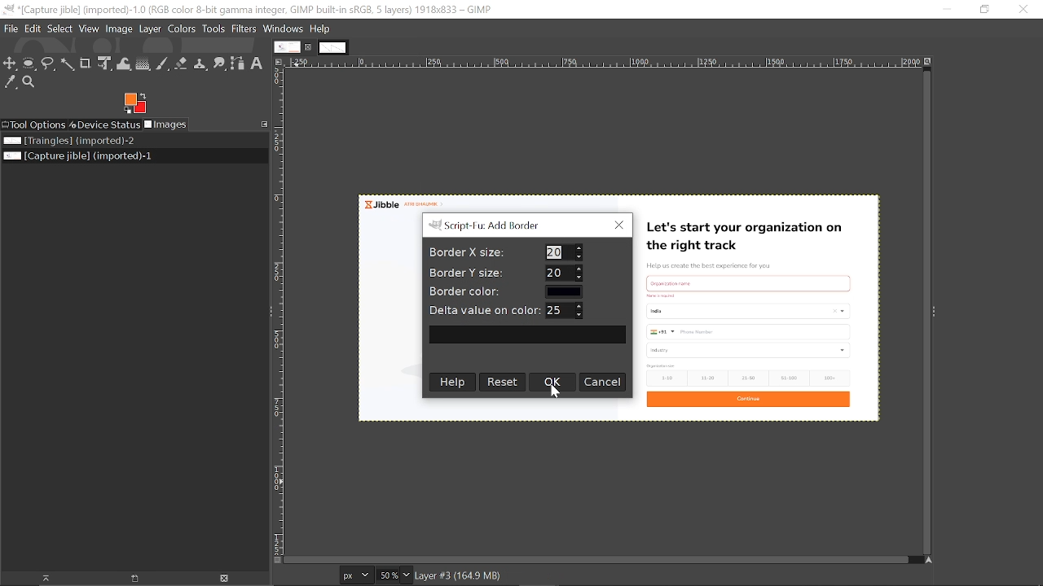 The width and height of the screenshot is (1043, 586). What do you see at coordinates (750, 331) in the screenshot?
I see `Phone number` at bounding box center [750, 331].